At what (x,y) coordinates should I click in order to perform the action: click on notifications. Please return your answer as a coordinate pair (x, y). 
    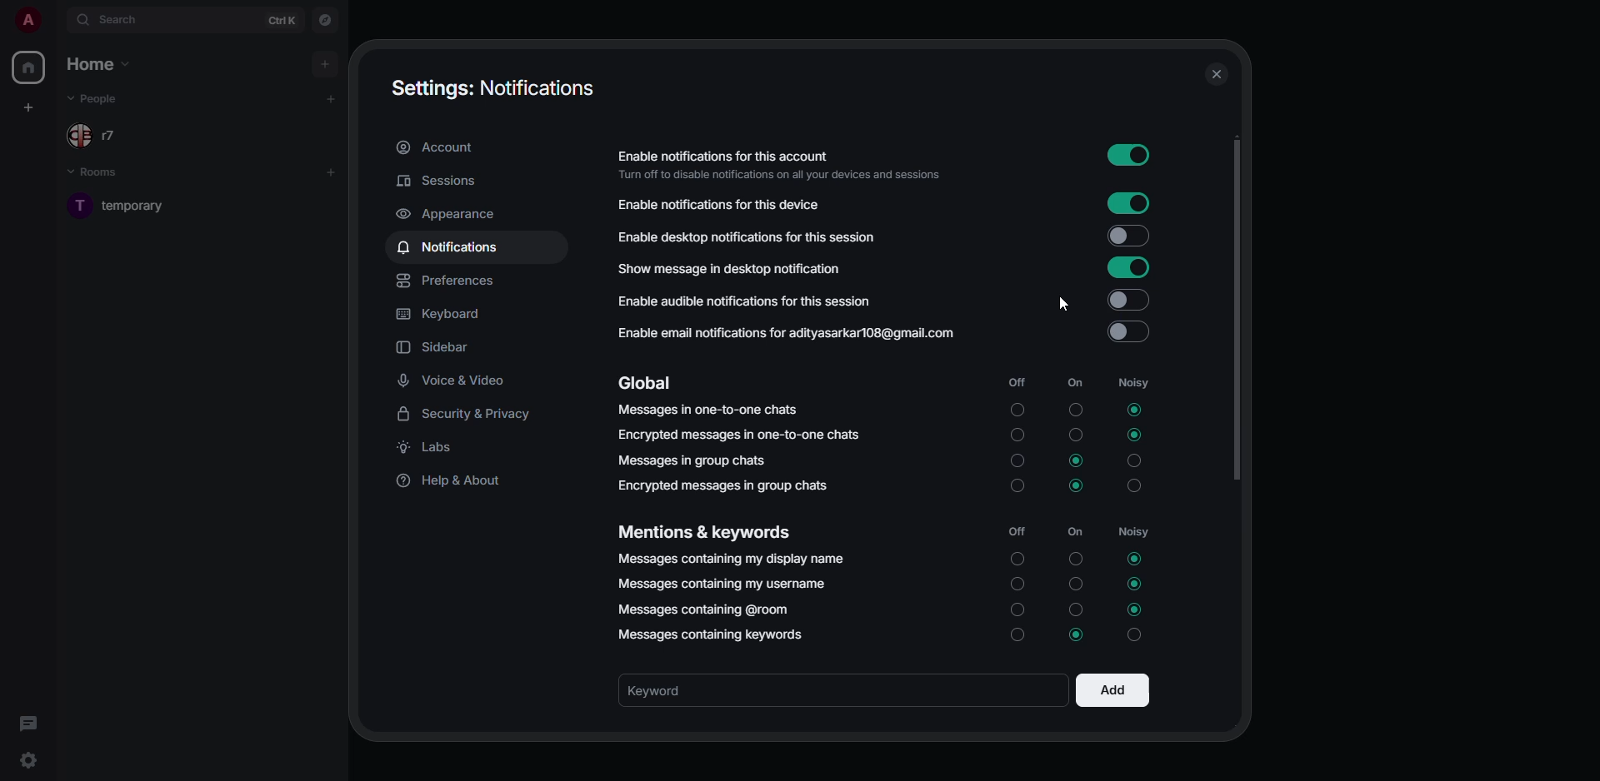
    Looking at the image, I should click on (451, 246).